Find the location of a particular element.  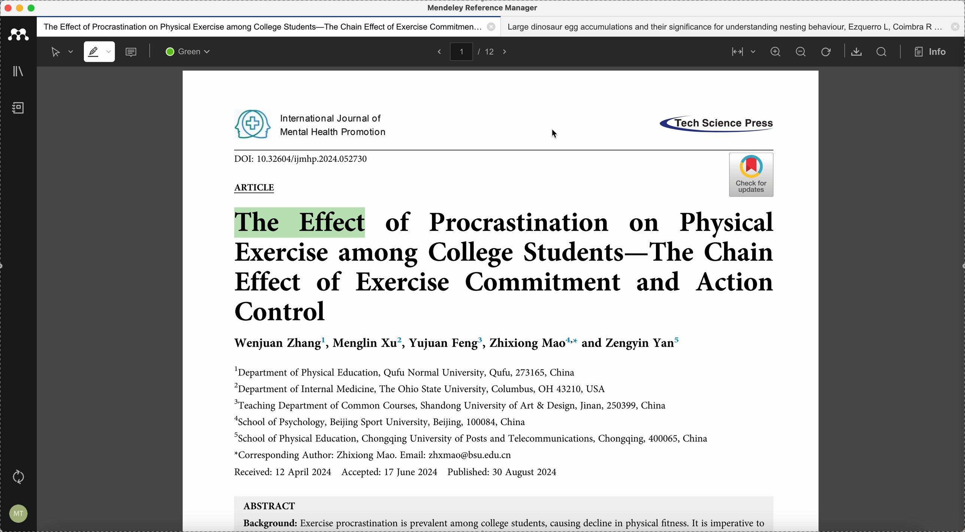

refresh the page is located at coordinates (826, 52).